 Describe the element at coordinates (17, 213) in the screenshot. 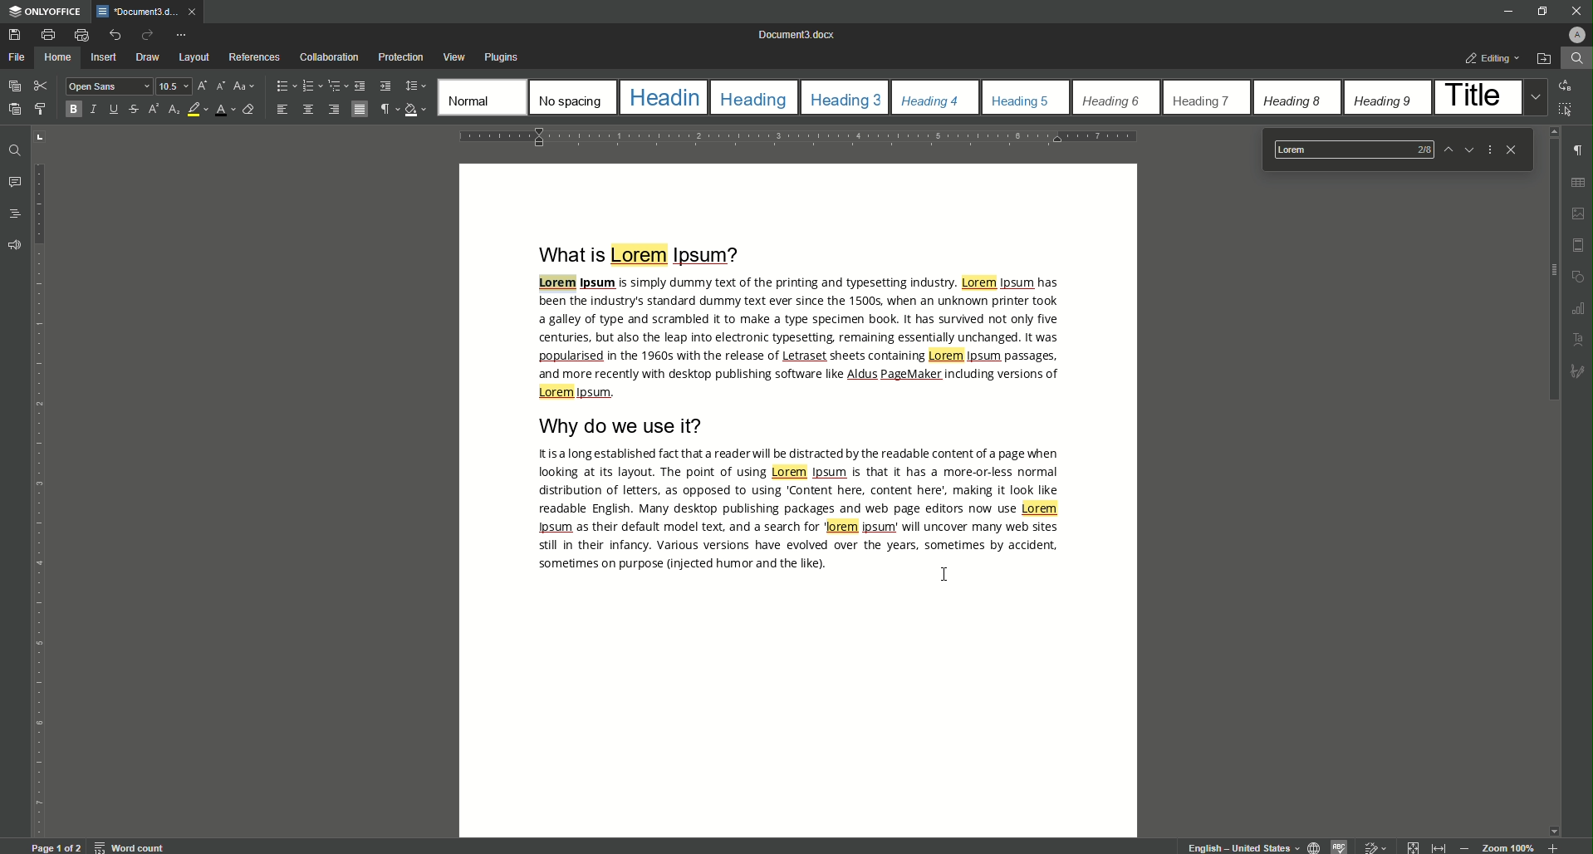

I see `Headings` at that location.